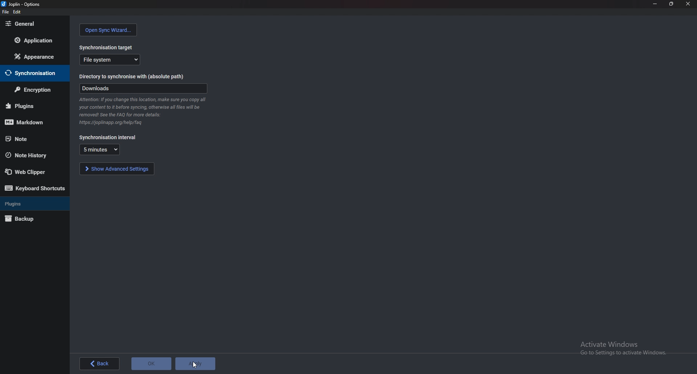  I want to click on Downloads, so click(143, 88).